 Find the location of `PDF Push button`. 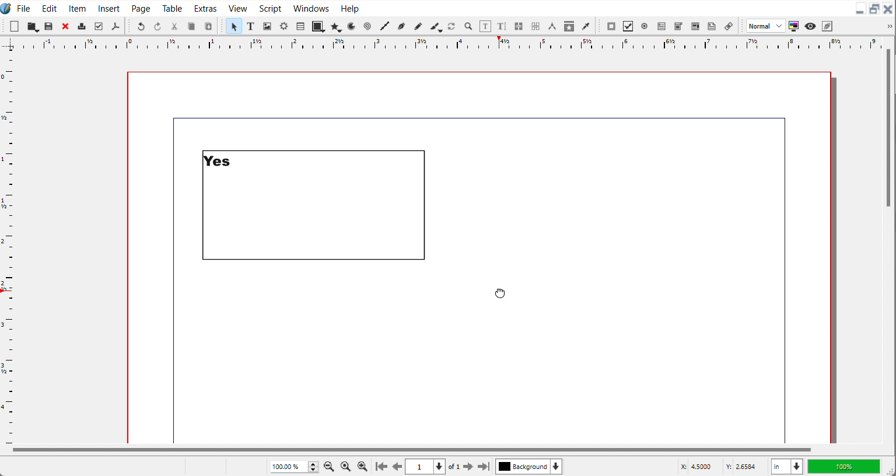

PDF Push button is located at coordinates (611, 26).